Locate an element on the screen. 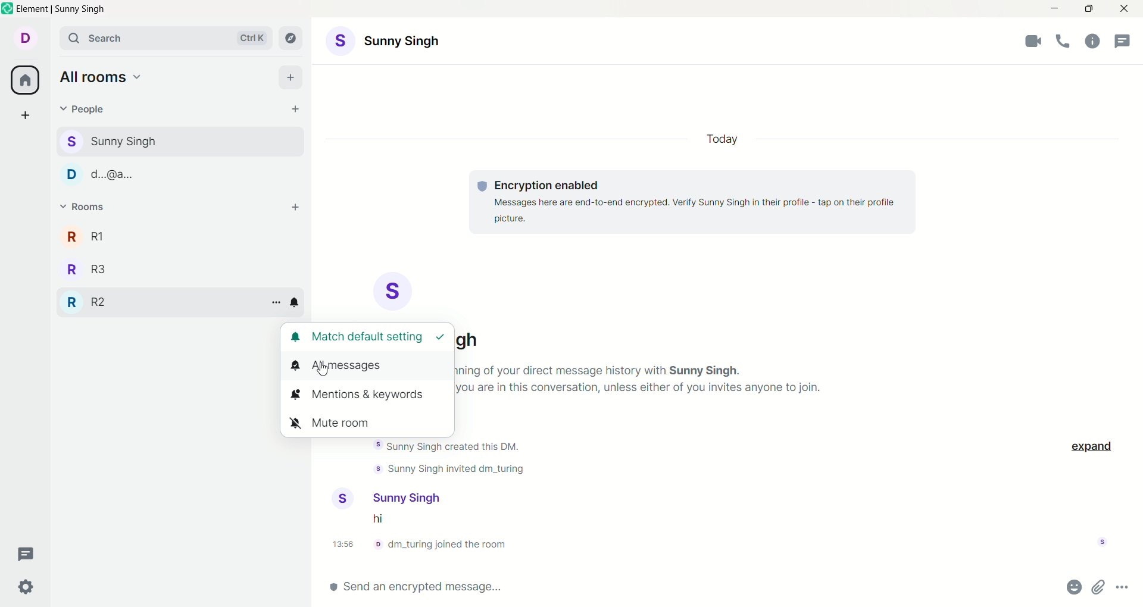 The height and width of the screenshot is (607, 1143). add is located at coordinates (294, 77).